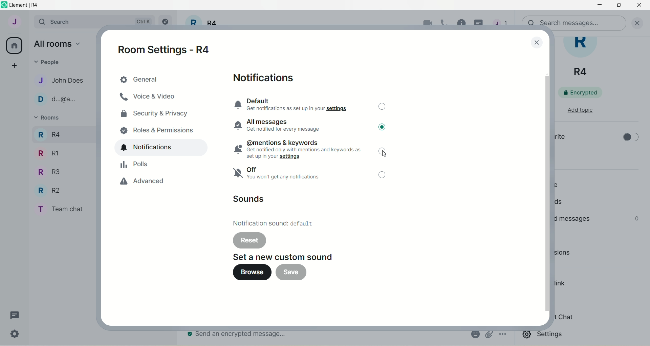 This screenshot has height=346, width=650. What do you see at coordinates (49, 61) in the screenshot?
I see `people` at bounding box center [49, 61].